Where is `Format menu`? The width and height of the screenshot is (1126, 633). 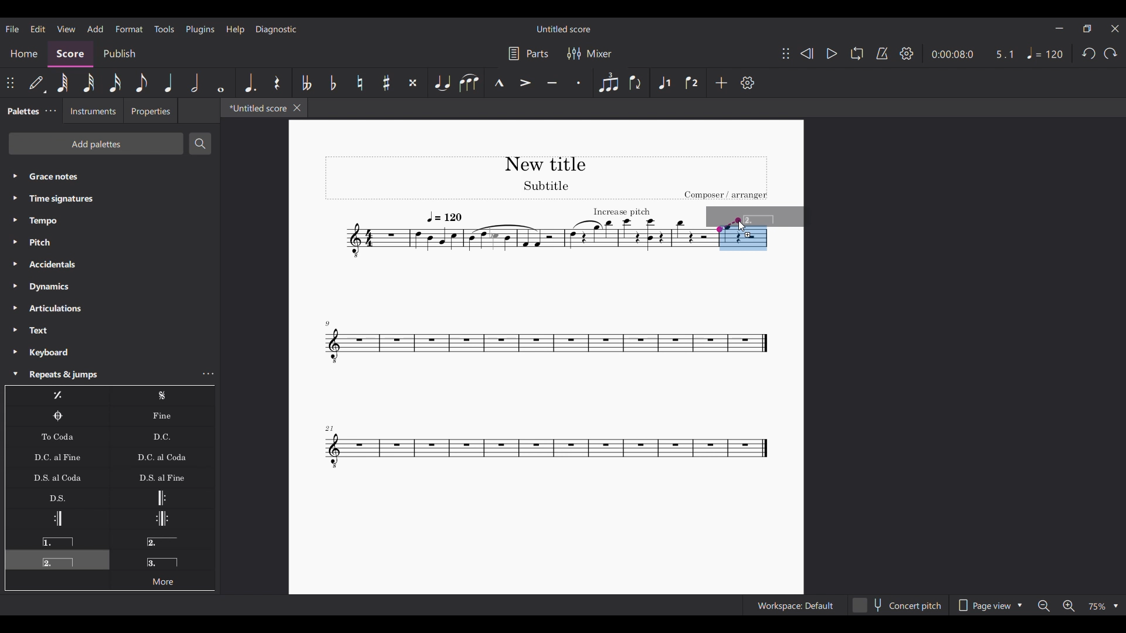
Format menu is located at coordinates (129, 29).